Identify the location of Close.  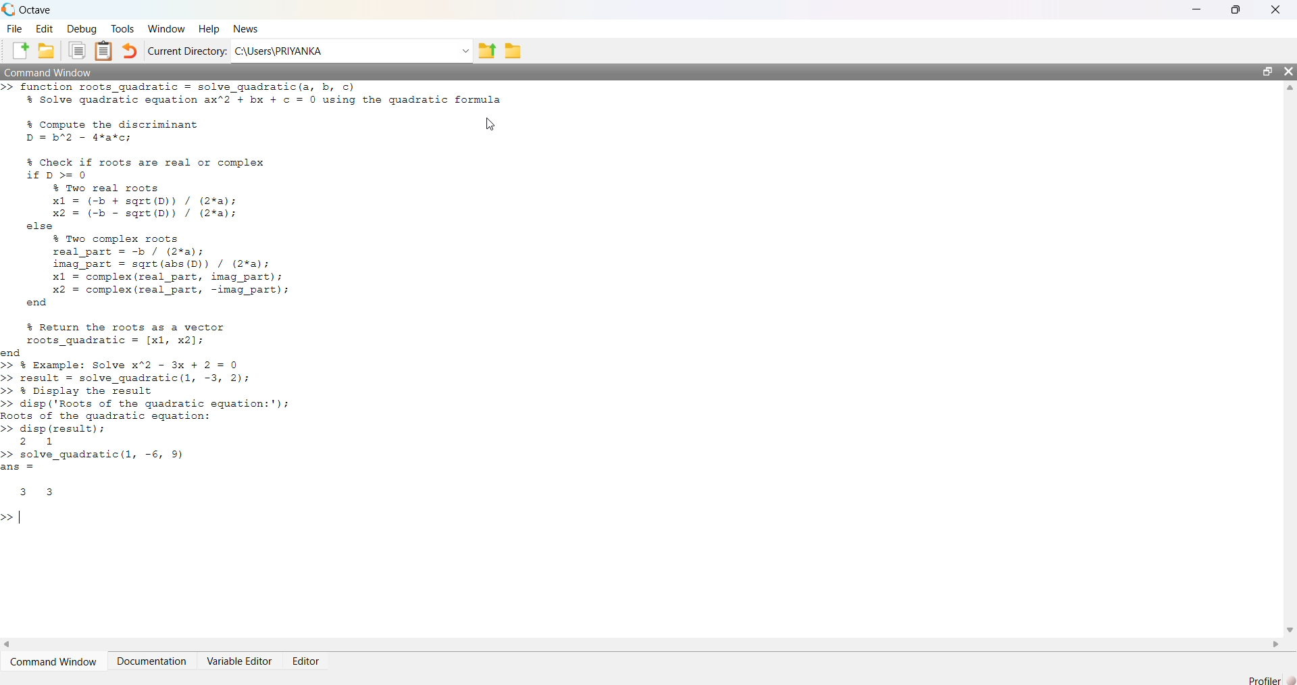
(1288, 74).